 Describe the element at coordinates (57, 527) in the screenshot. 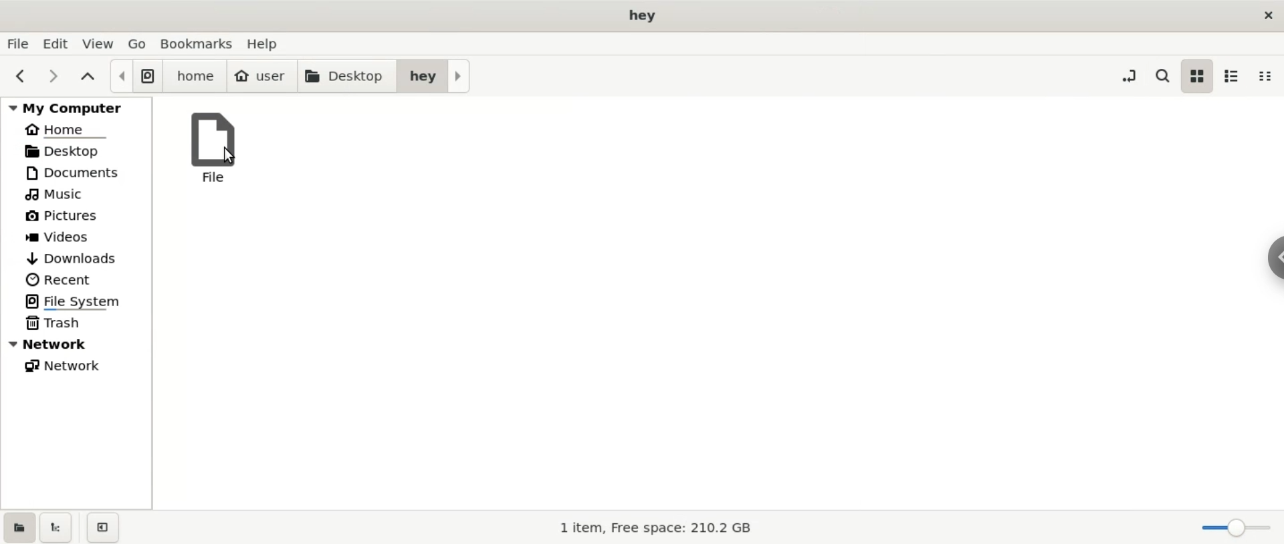

I see `show treeview` at that location.